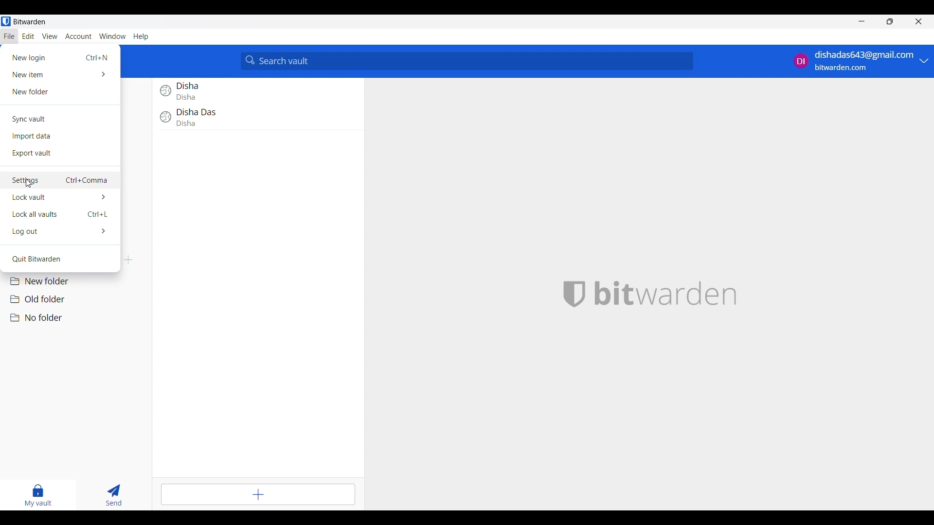  I want to click on Search vault, so click(467, 61).